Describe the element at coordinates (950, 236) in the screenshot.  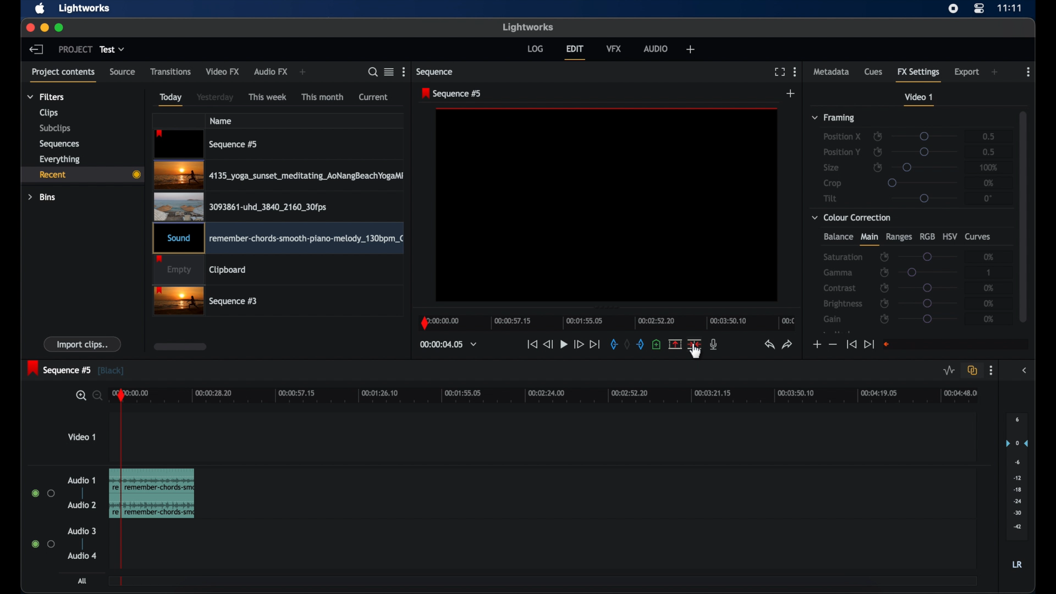
I see `hsv` at that location.